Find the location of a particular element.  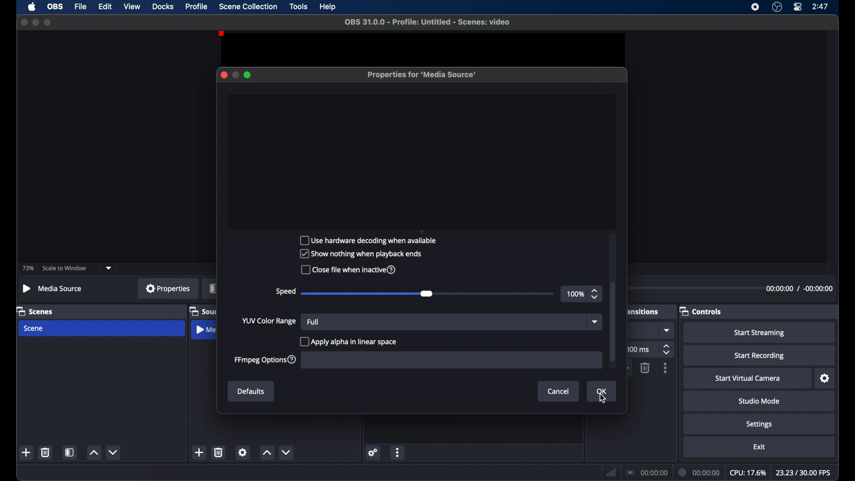

maximize is located at coordinates (48, 23).